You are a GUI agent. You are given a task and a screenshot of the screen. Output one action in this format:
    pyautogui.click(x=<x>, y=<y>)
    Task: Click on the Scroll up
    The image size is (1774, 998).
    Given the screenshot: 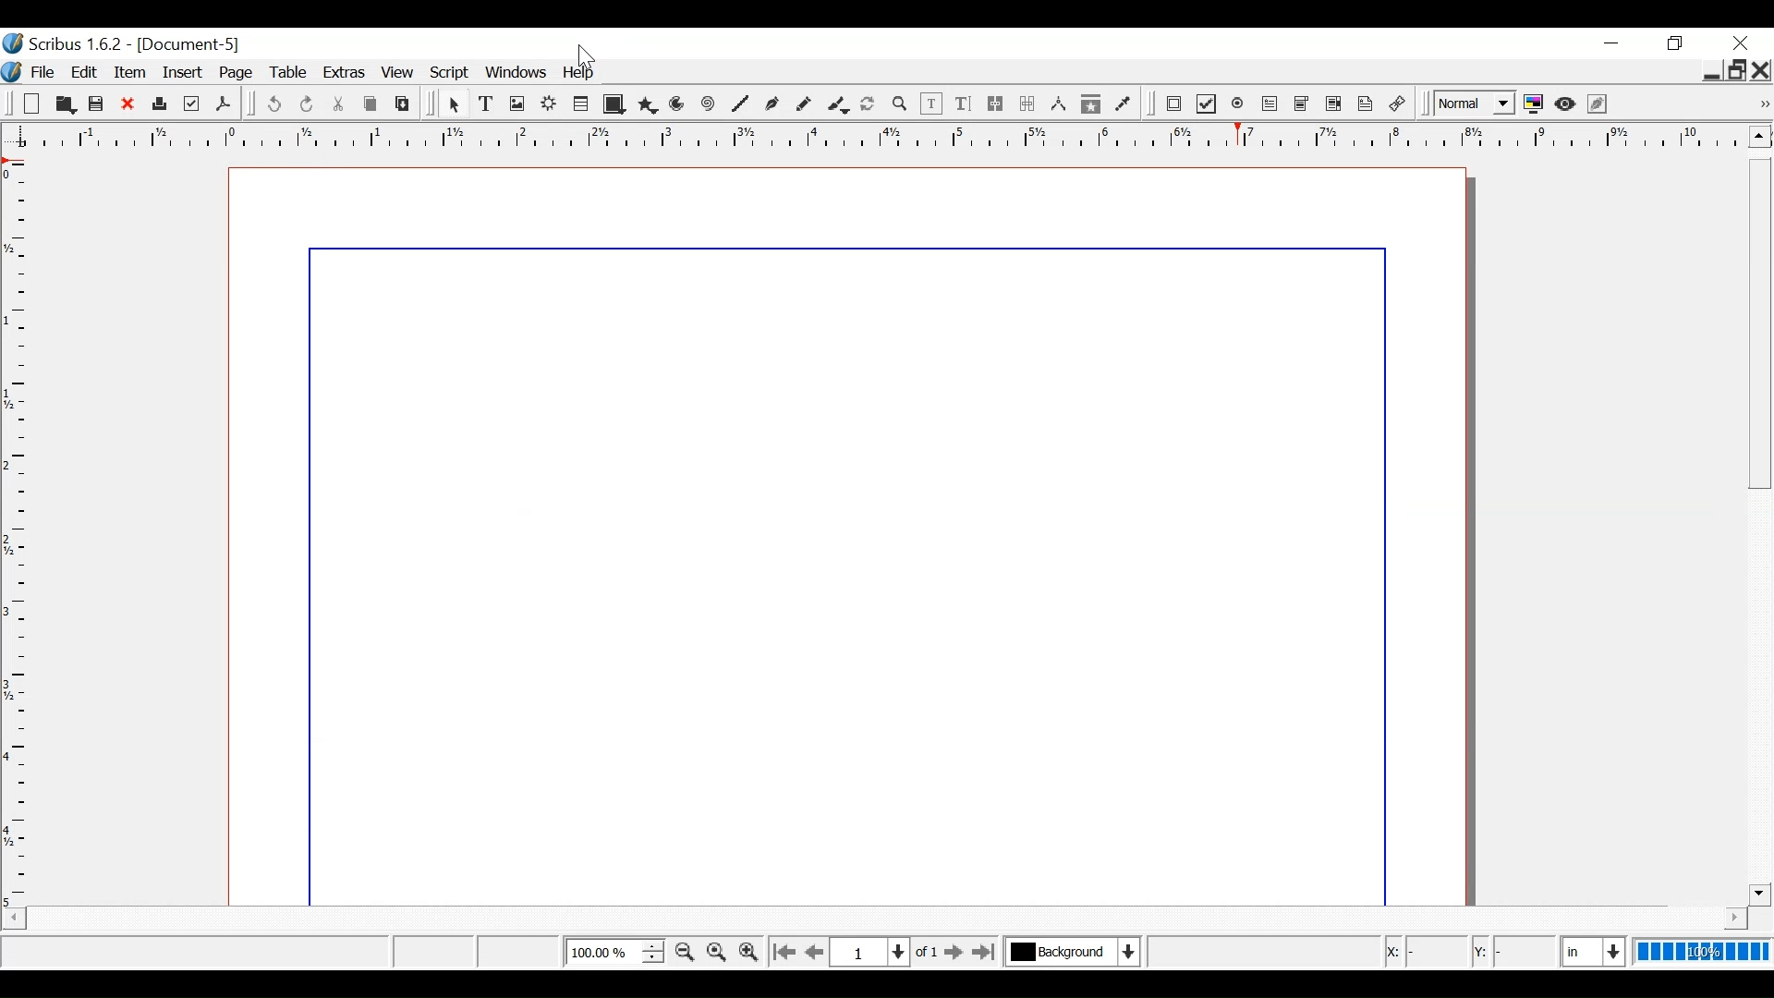 What is the action you would take?
    pyautogui.click(x=1759, y=136)
    